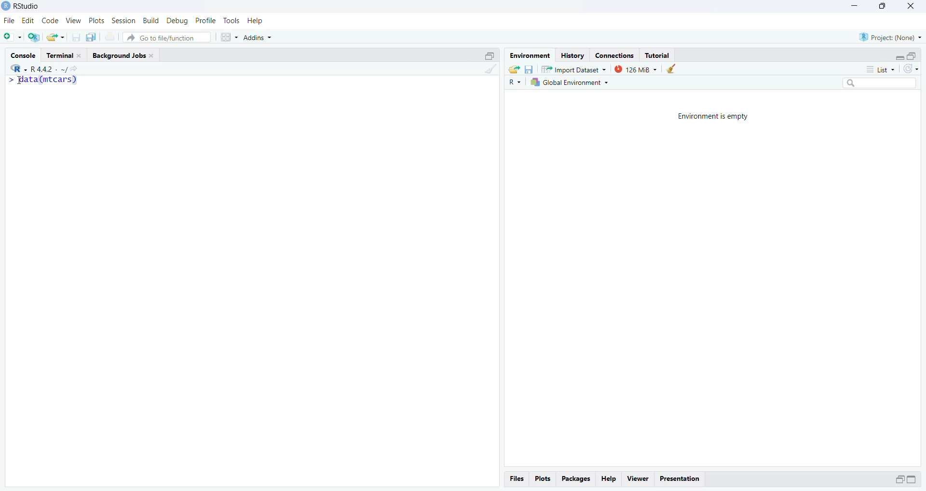  I want to click on save, so click(528, 68).